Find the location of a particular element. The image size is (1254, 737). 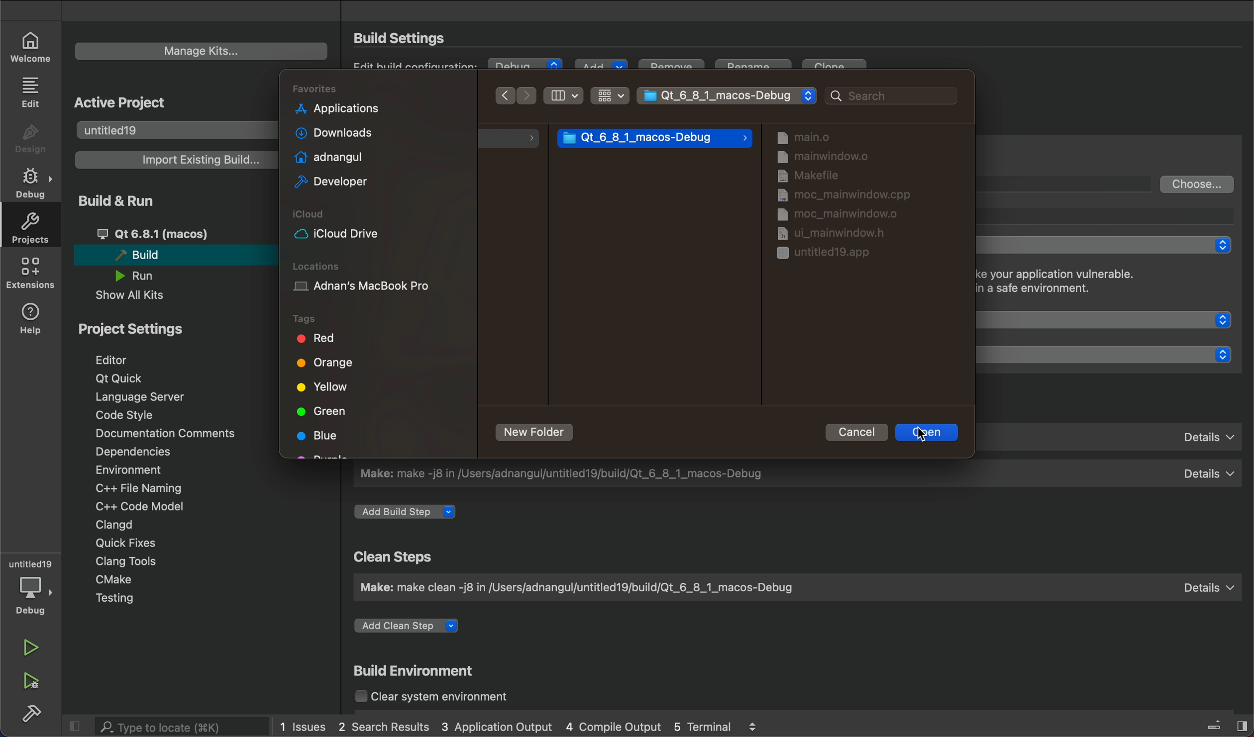

close side bar is located at coordinates (76, 725).